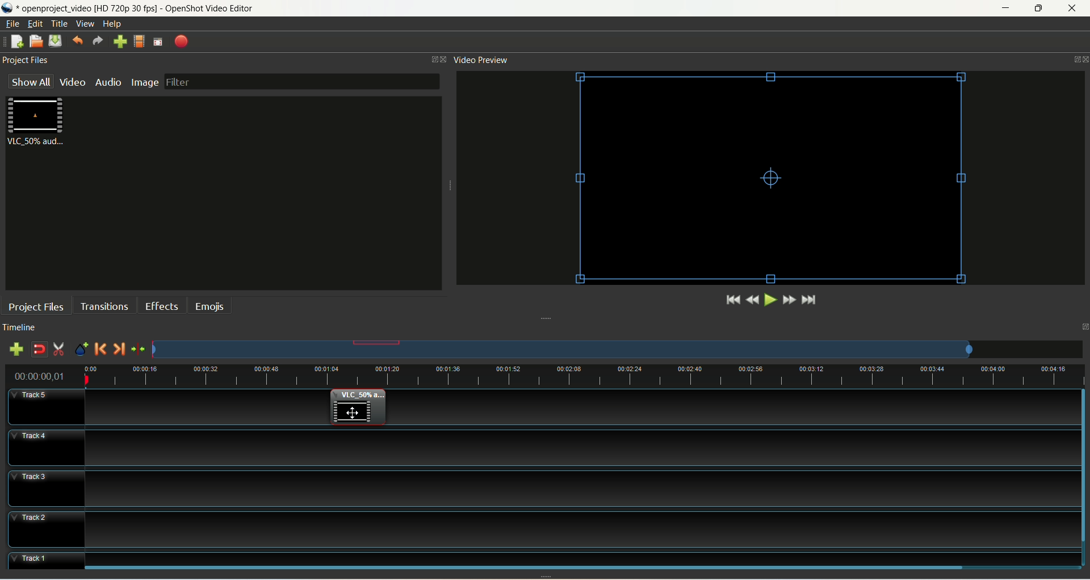 The height and width of the screenshot is (580, 1090). I want to click on import file, so click(120, 42).